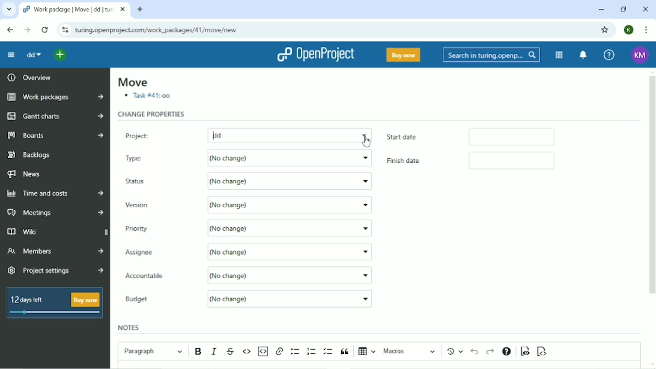 Image resolution: width=656 pixels, height=369 pixels. What do you see at coordinates (518, 136) in the screenshot?
I see `empty box` at bounding box center [518, 136].